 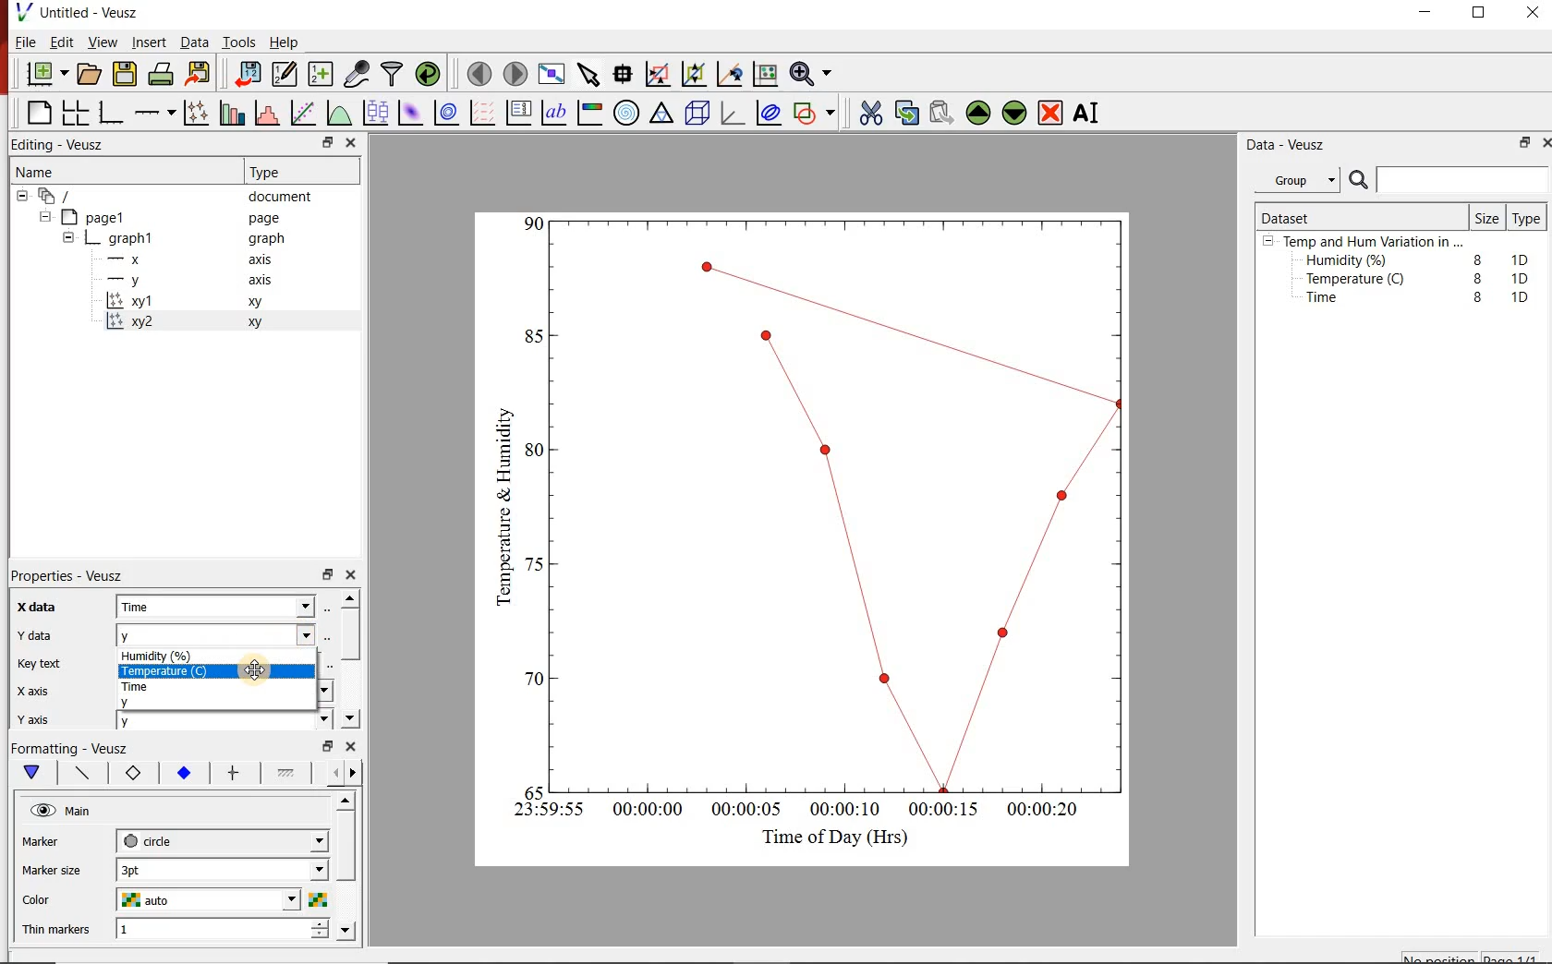 What do you see at coordinates (1432, 13) in the screenshot?
I see `minimize` at bounding box center [1432, 13].